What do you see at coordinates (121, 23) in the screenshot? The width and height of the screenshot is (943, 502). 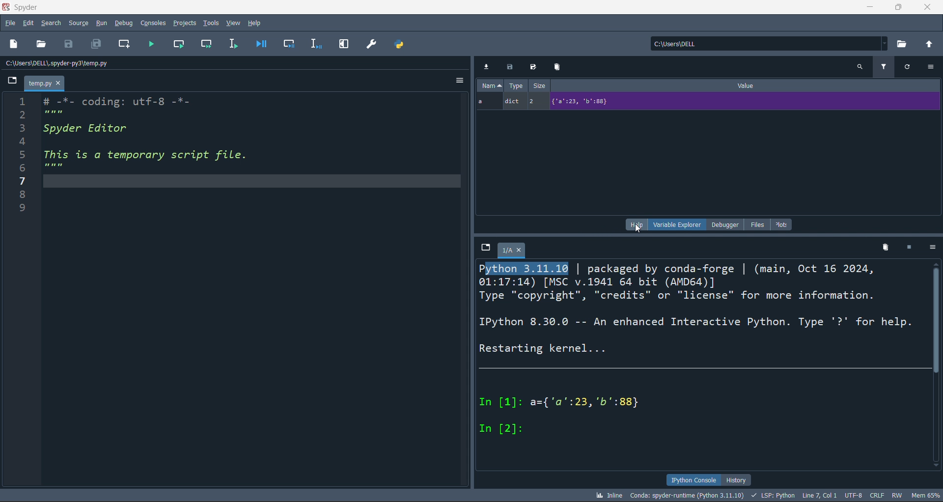 I see `debug` at bounding box center [121, 23].